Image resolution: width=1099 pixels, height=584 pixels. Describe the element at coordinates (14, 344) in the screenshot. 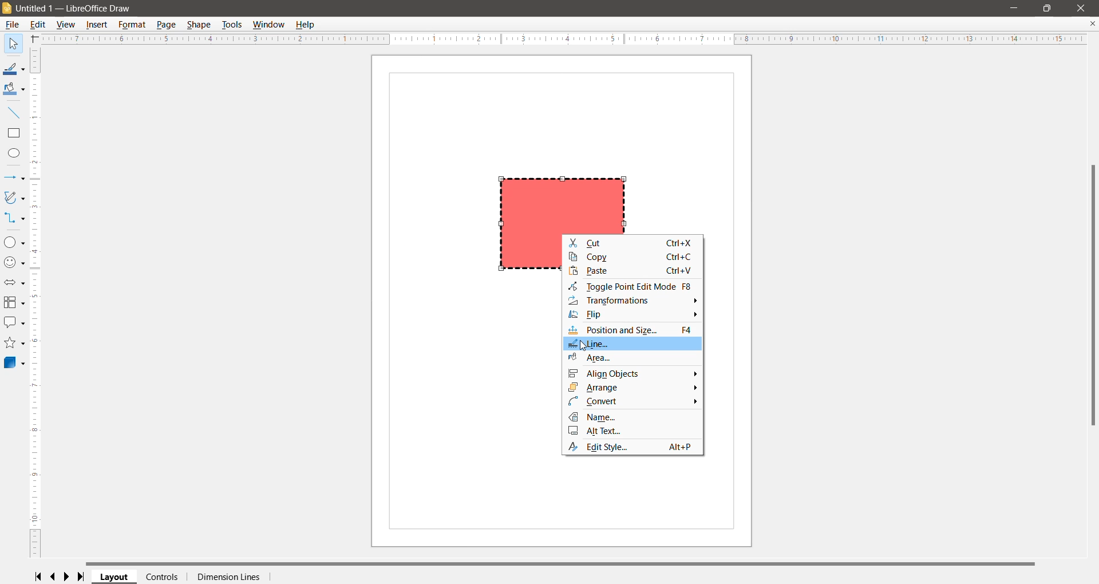

I see `Stars and Banners` at that location.